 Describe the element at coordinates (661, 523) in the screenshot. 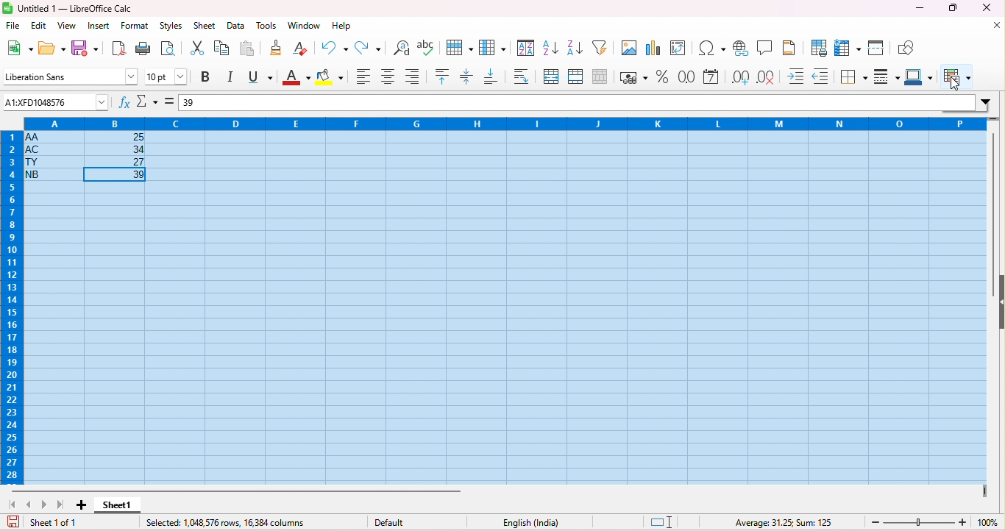

I see `standard selection` at that location.